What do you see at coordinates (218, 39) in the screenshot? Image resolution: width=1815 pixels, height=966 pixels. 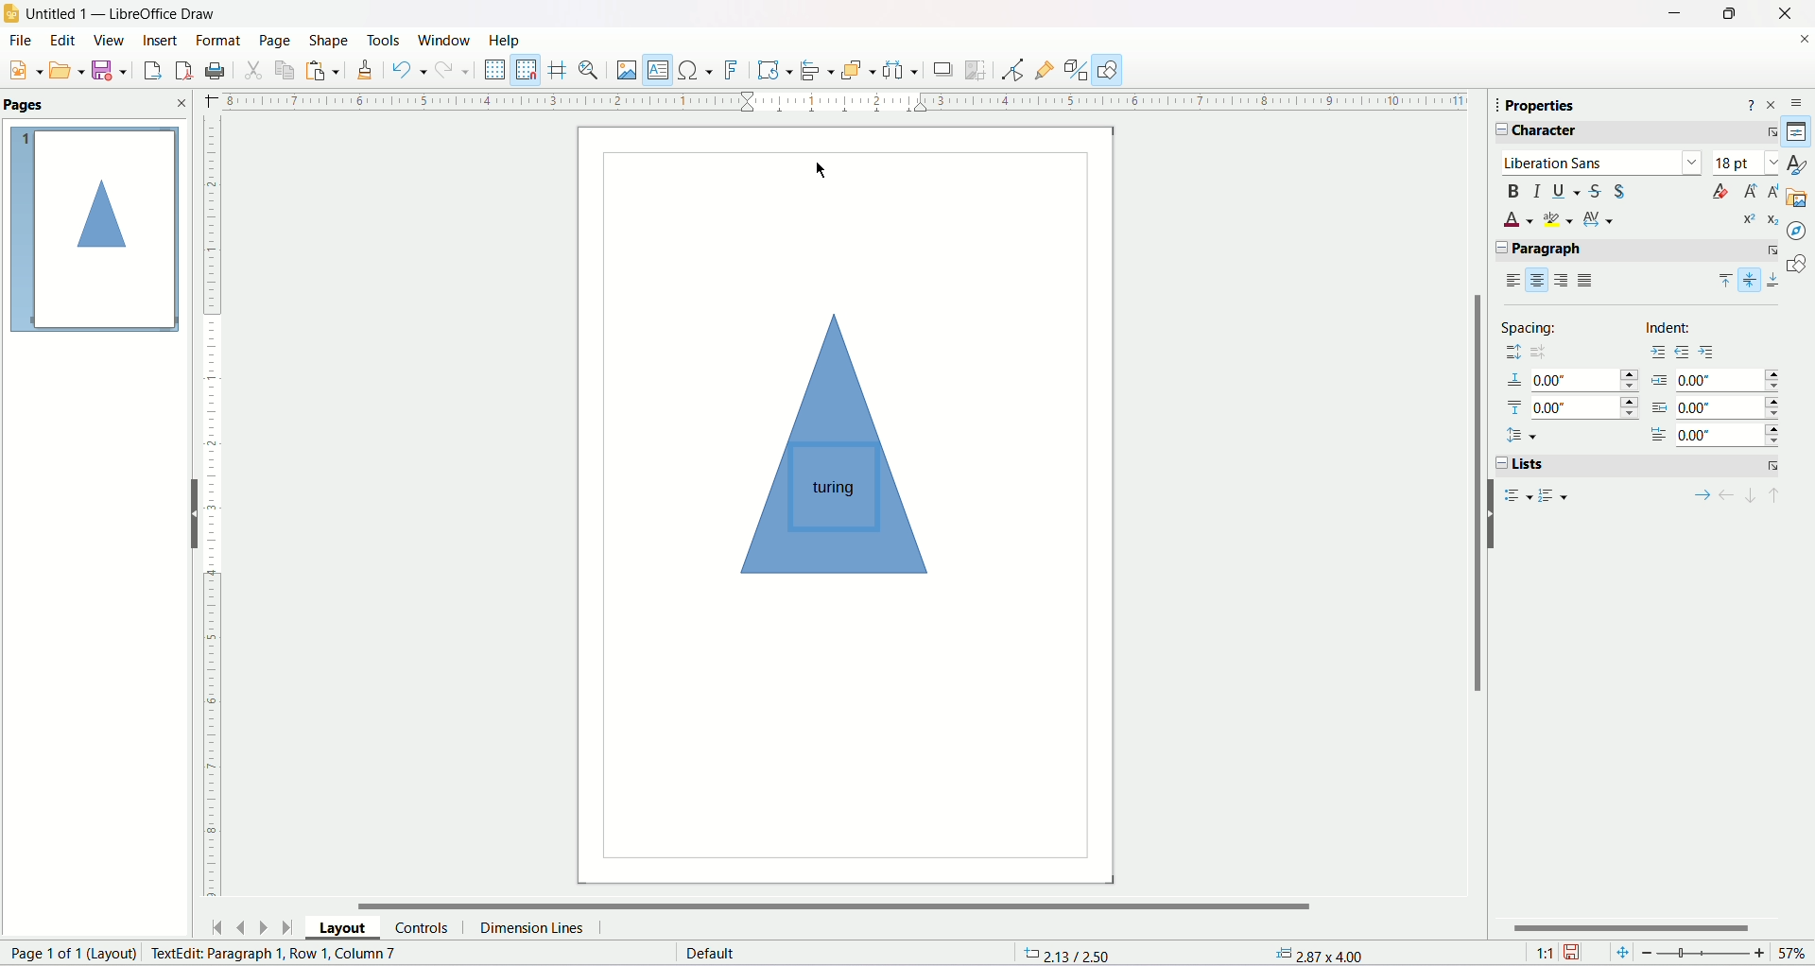 I see `Format` at bounding box center [218, 39].